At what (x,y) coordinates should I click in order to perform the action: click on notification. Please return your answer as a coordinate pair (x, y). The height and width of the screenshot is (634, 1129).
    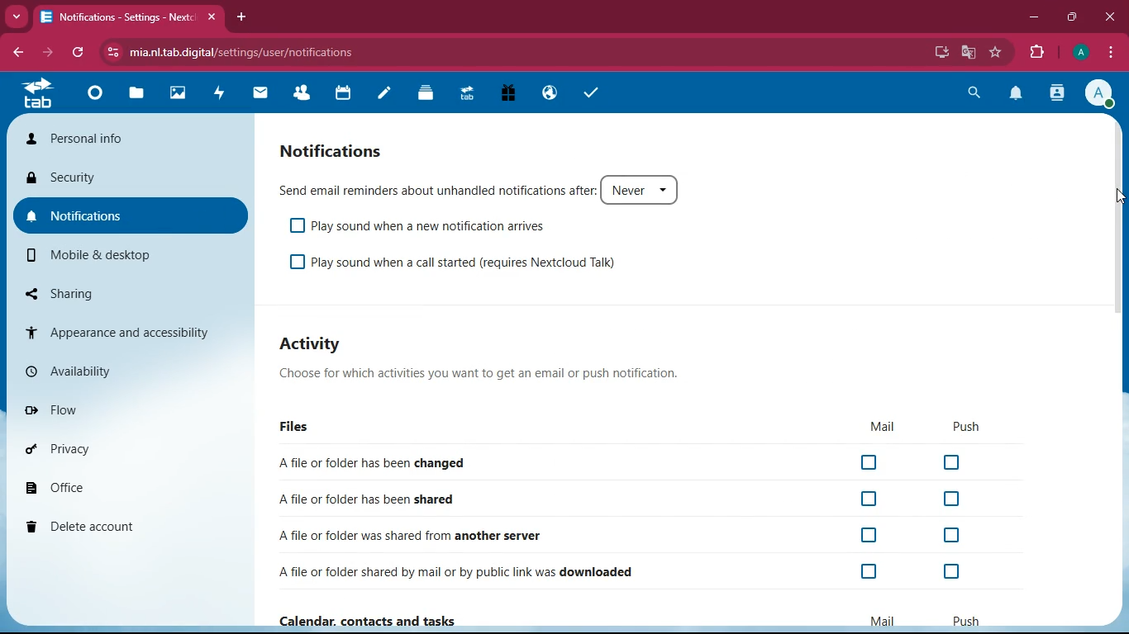
    Looking at the image, I should click on (1017, 94).